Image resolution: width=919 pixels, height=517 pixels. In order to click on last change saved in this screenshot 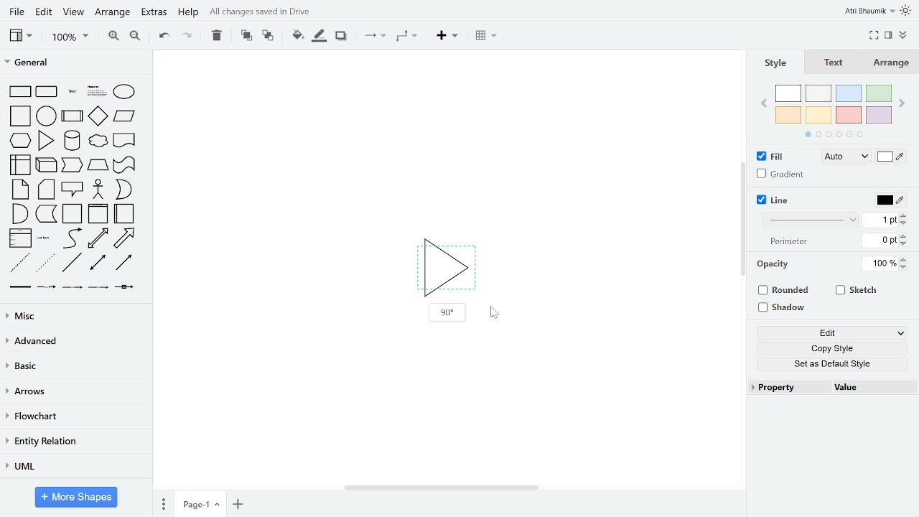, I will do `click(277, 12)`.